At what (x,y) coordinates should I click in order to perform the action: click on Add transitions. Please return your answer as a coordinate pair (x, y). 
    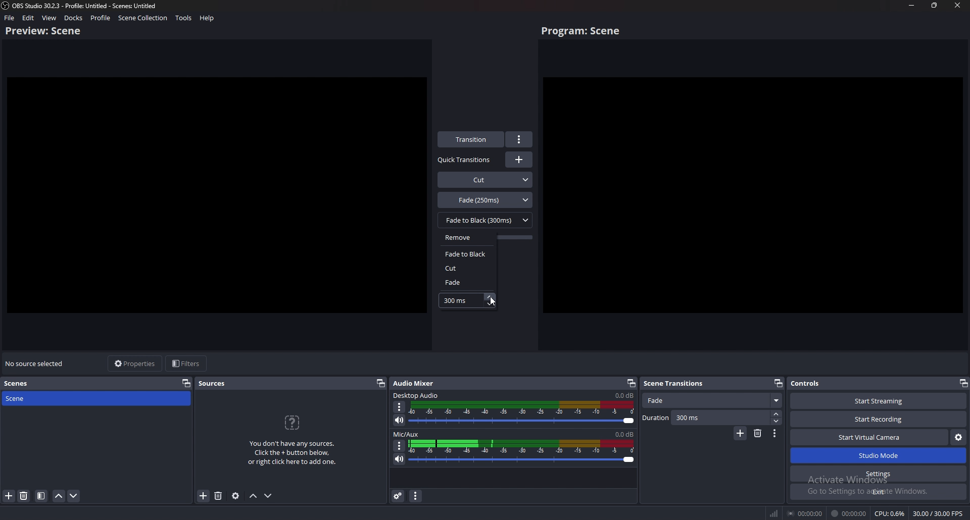
    Looking at the image, I should click on (519, 160).